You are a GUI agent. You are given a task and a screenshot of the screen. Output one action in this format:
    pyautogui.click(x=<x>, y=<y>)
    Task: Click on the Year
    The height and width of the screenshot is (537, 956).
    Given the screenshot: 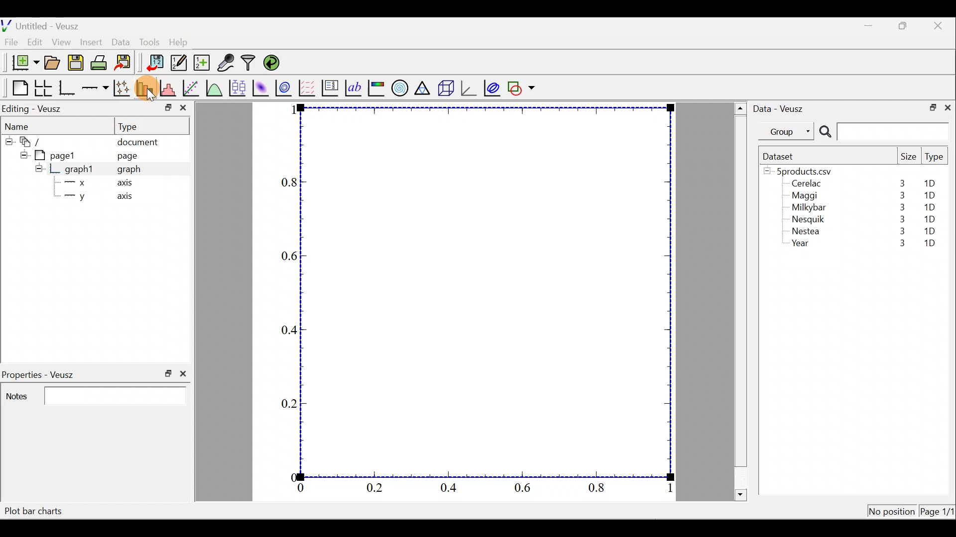 What is the action you would take?
    pyautogui.click(x=803, y=246)
    